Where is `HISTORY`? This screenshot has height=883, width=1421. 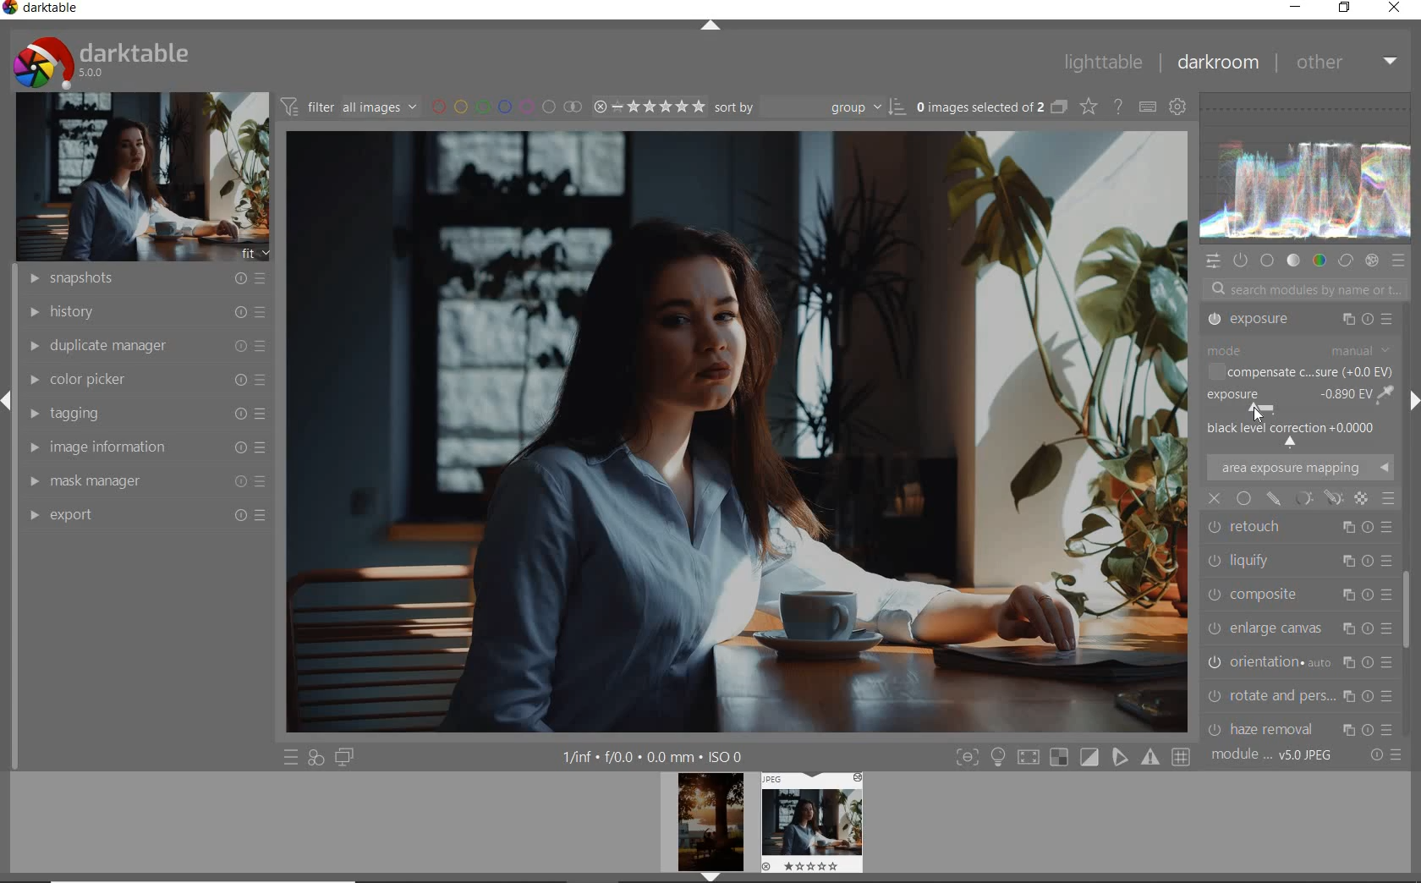
HISTORY is located at coordinates (144, 313).